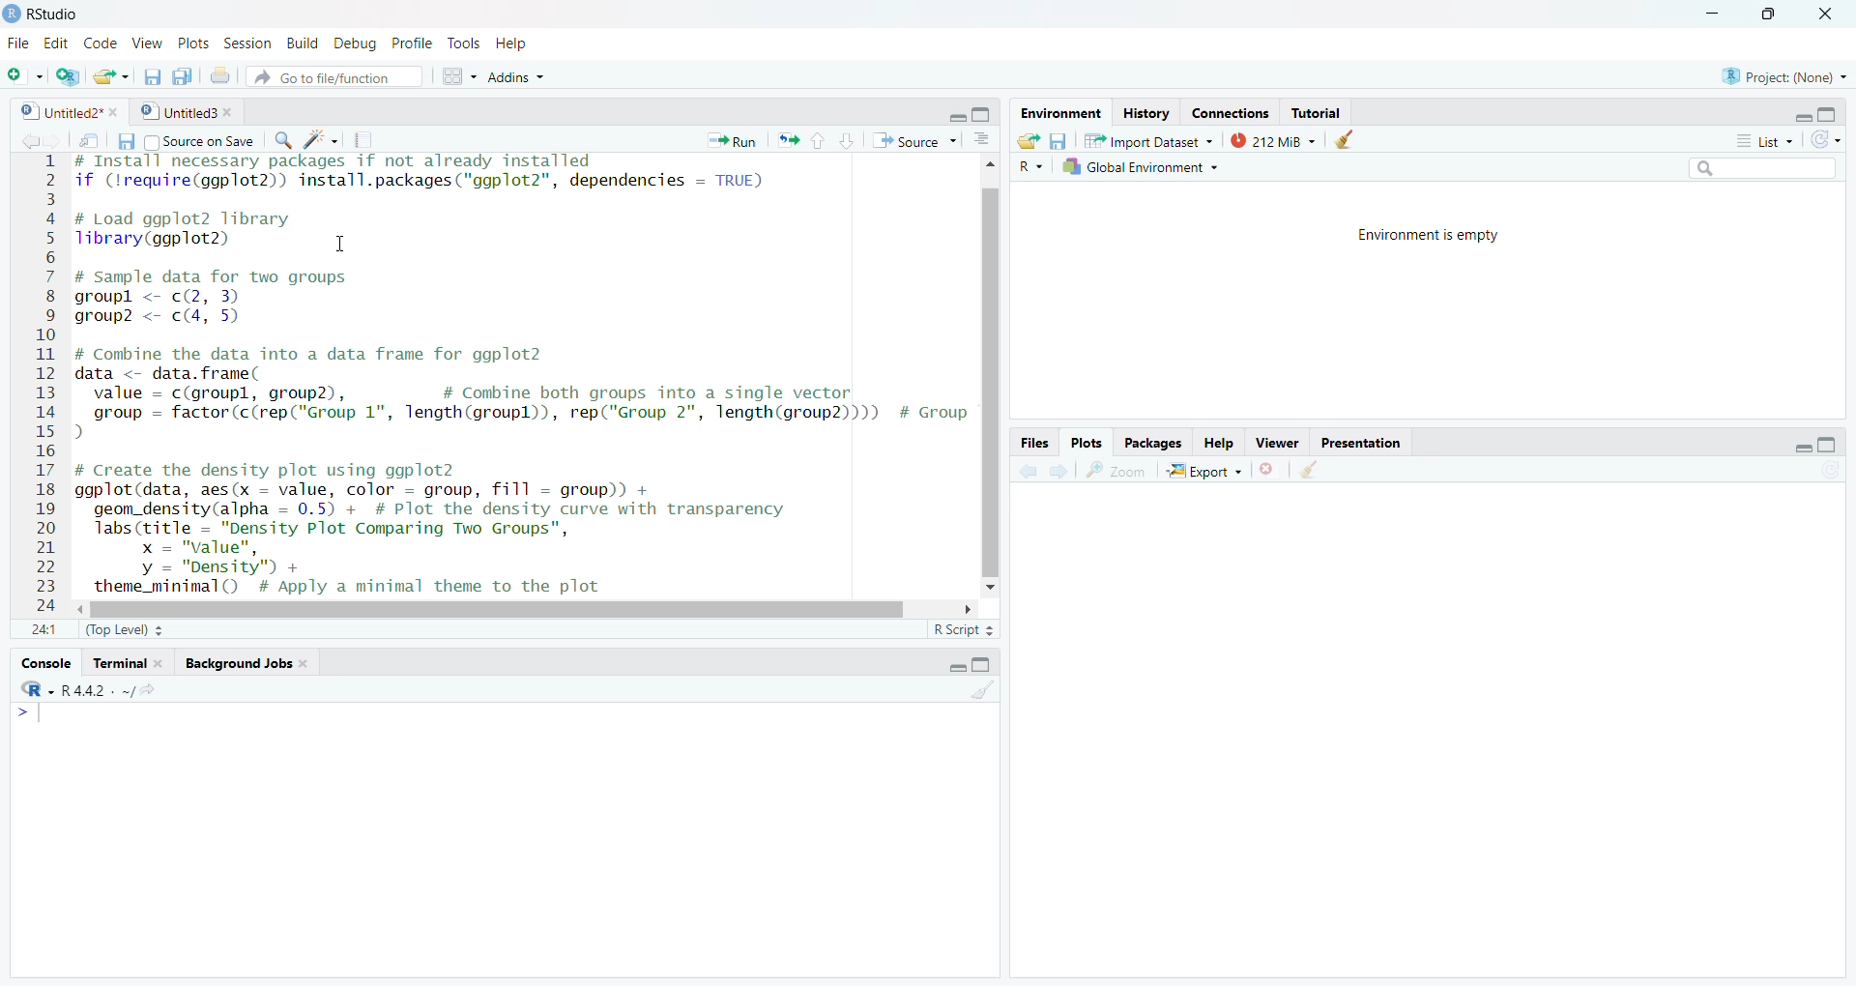 This screenshot has height=986, width=1856. I want to click on global environment, so click(1146, 167).